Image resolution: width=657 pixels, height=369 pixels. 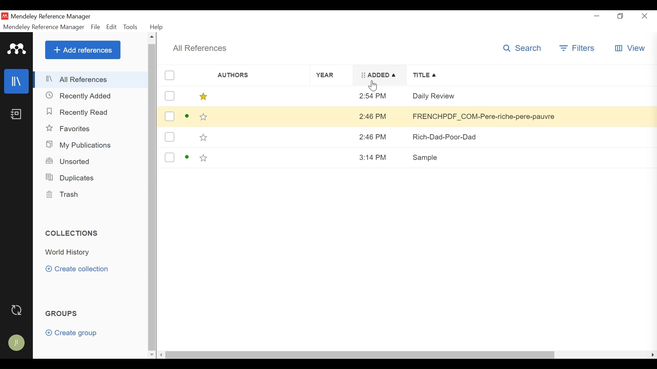 I want to click on Added, so click(x=381, y=75).